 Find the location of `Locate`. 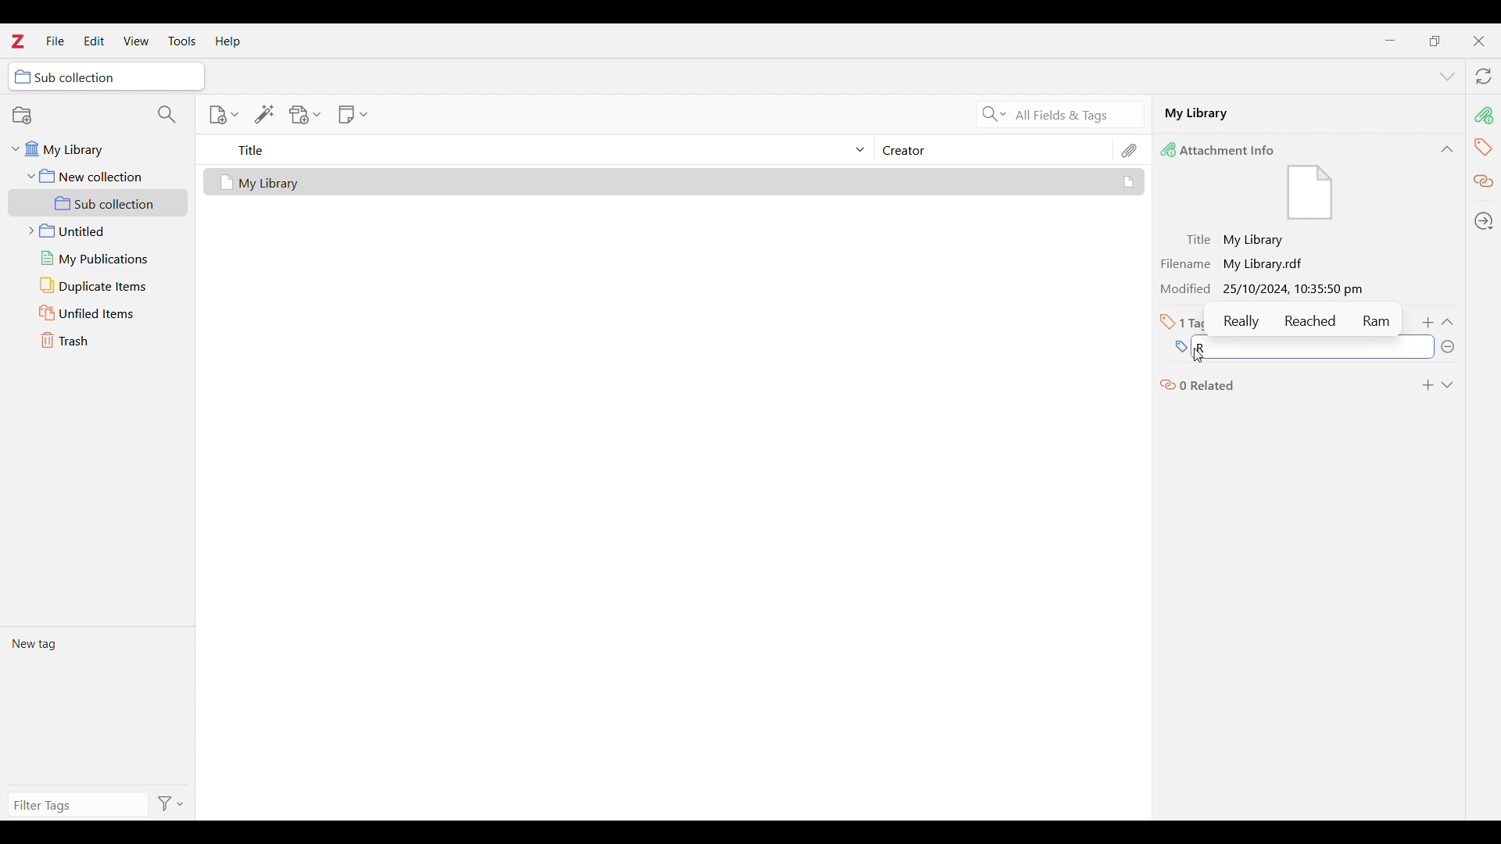

Locate is located at coordinates (1484, 221).